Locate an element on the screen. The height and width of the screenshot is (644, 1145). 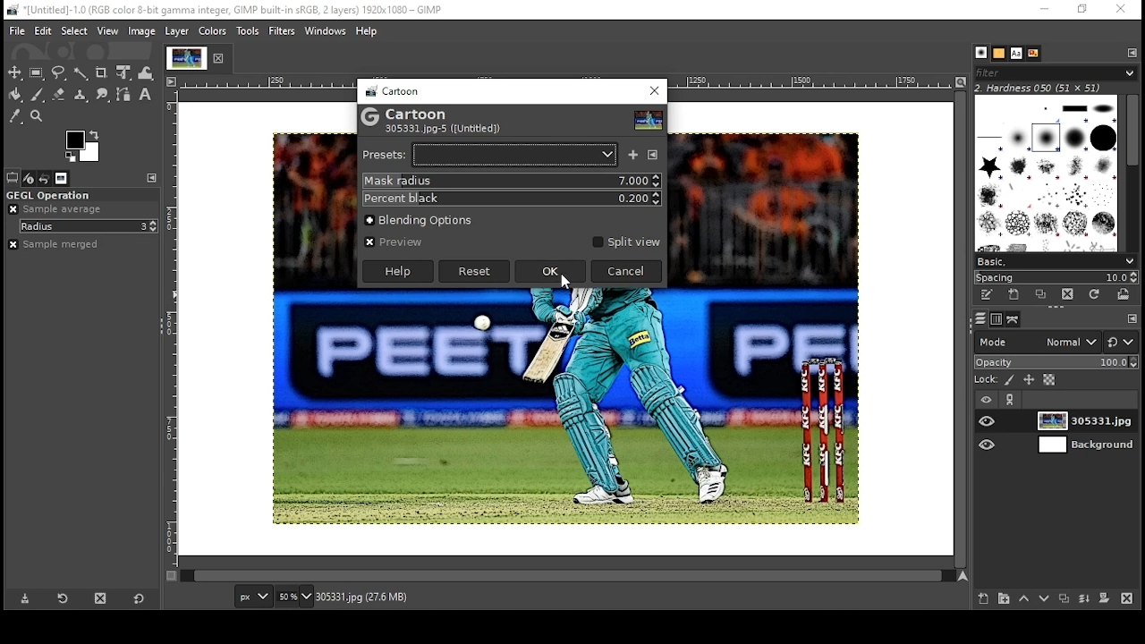
create new layer is located at coordinates (984, 599).